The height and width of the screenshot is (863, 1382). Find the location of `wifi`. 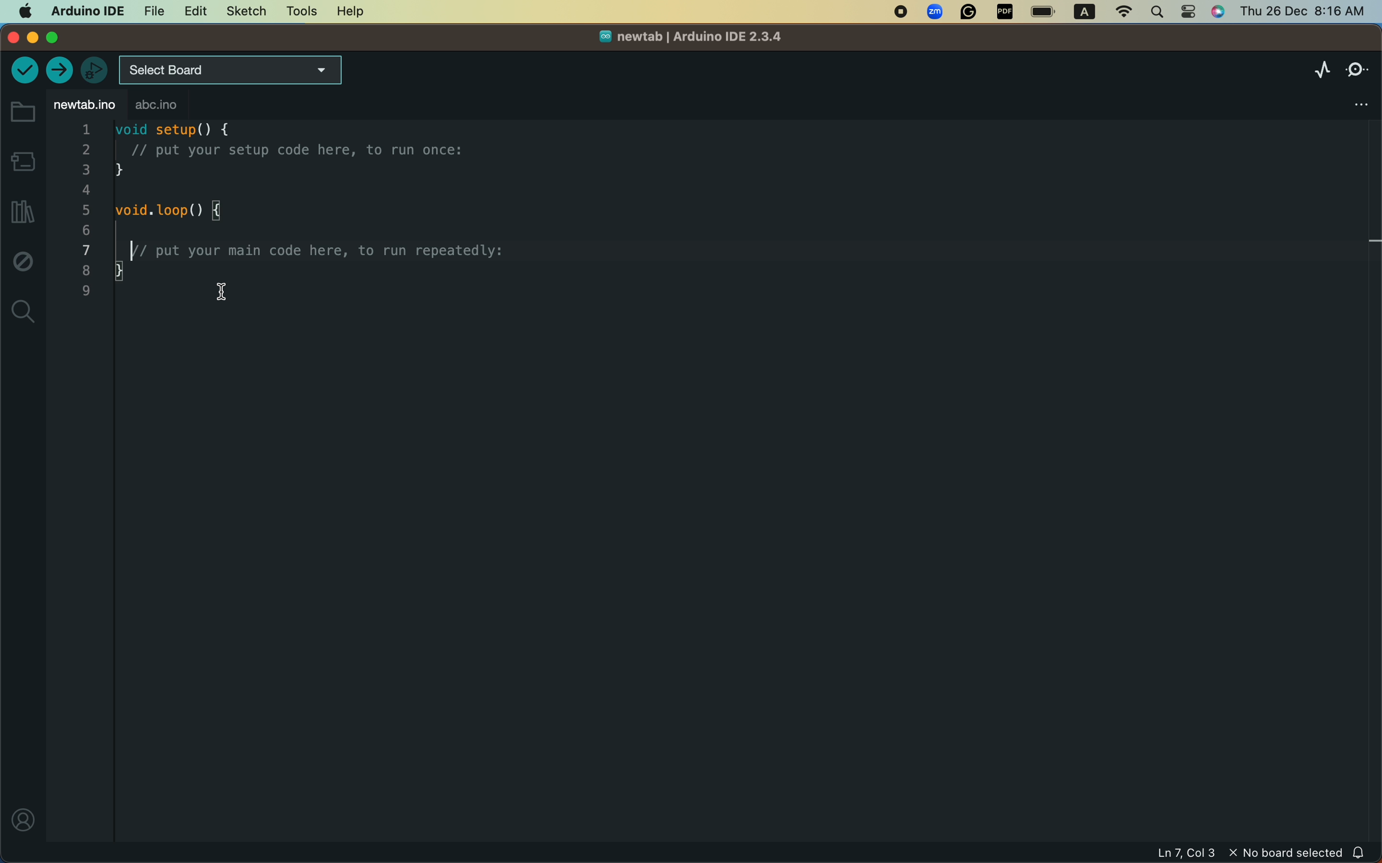

wifi is located at coordinates (1119, 12).